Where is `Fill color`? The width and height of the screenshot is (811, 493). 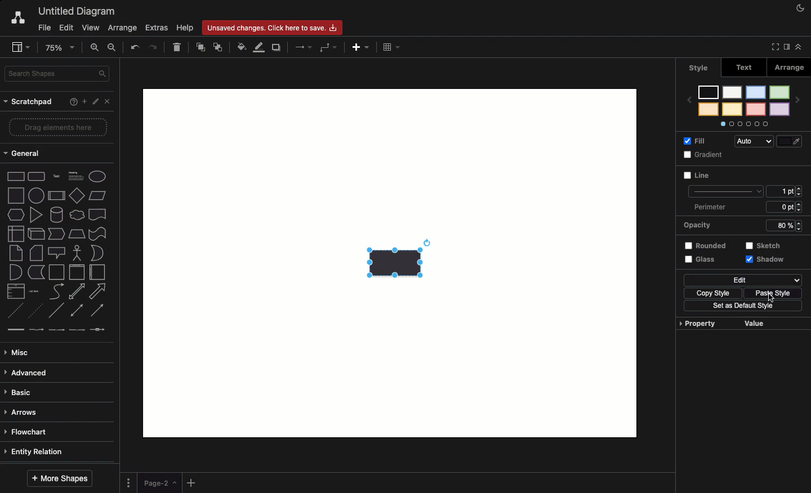
Fill color is located at coordinates (240, 46).